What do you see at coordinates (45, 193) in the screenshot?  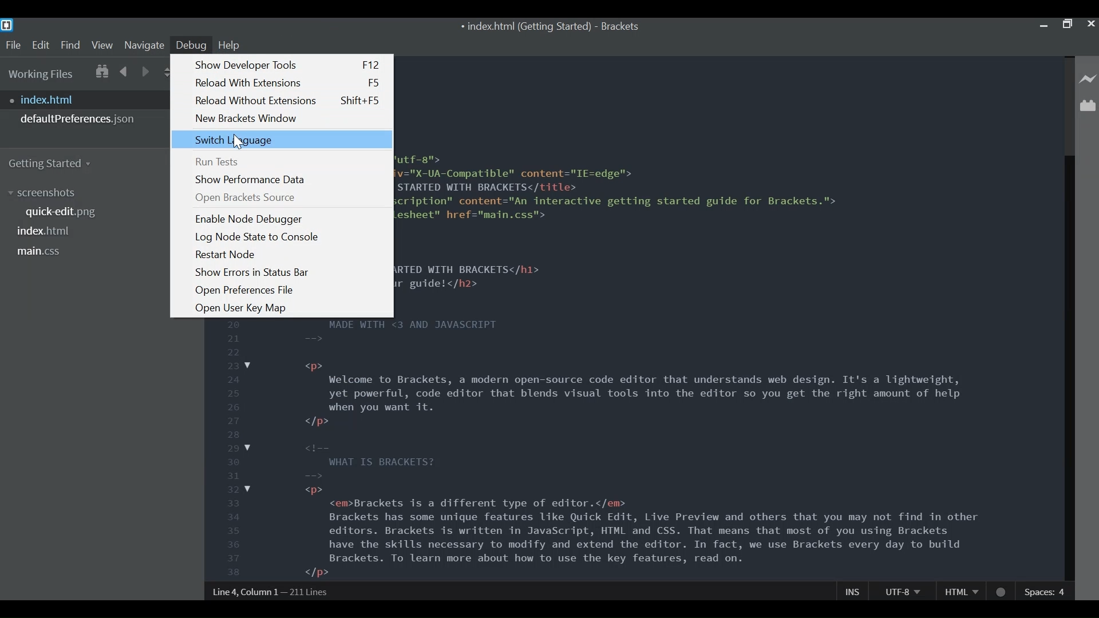 I see `screenshots` at bounding box center [45, 193].